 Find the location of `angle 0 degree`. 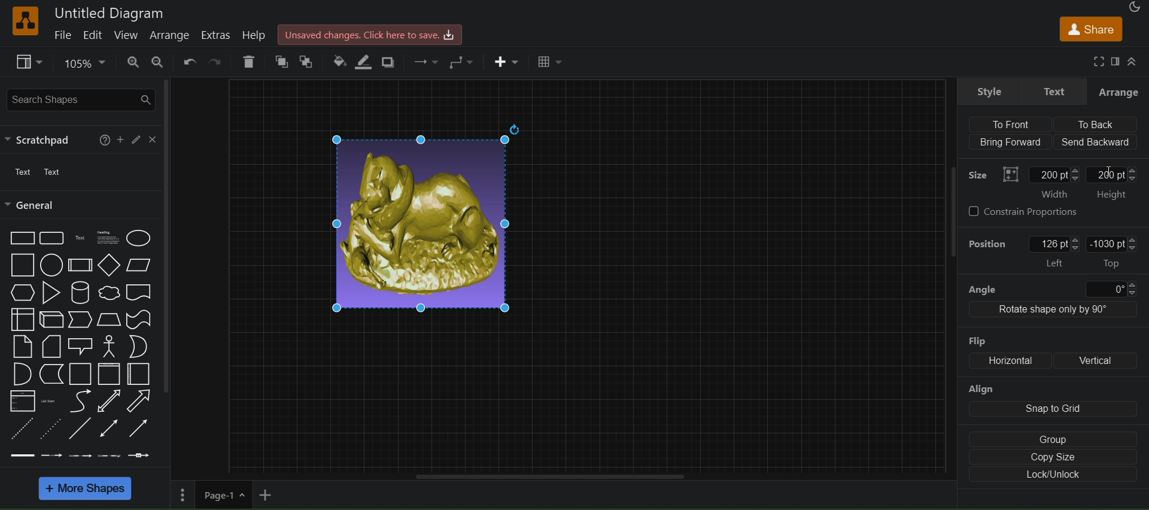

angle 0 degree is located at coordinates (1051, 287).